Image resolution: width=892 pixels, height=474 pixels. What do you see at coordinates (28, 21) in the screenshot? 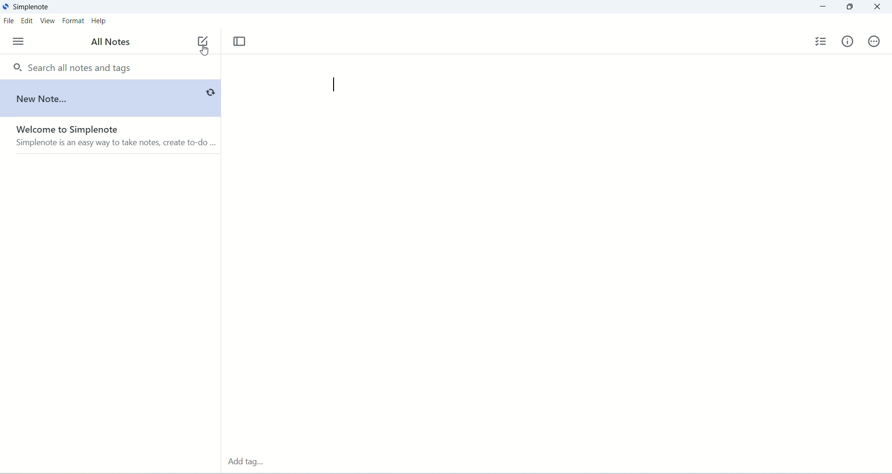
I see `edit` at bounding box center [28, 21].